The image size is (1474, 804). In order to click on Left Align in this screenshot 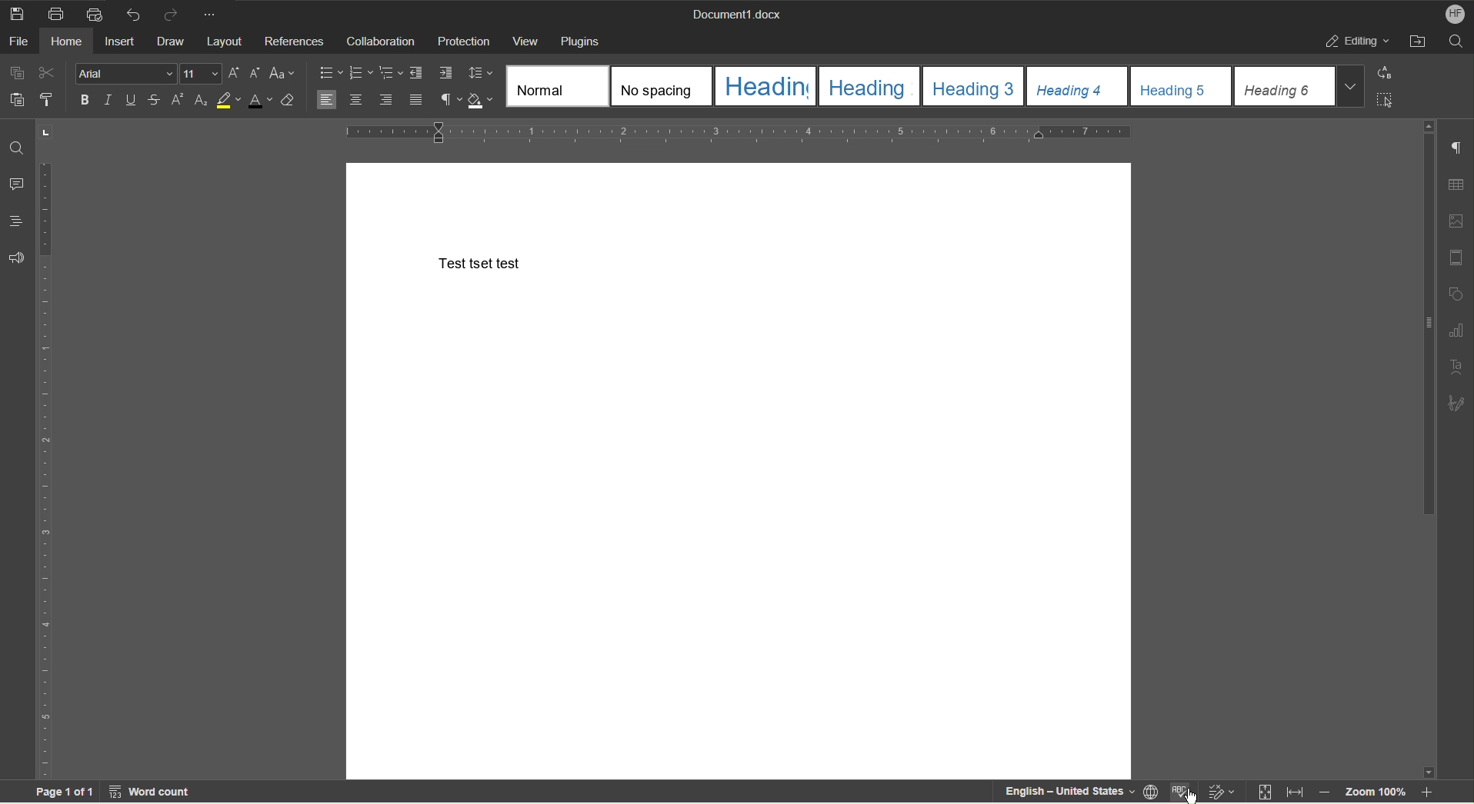, I will do `click(327, 100)`.